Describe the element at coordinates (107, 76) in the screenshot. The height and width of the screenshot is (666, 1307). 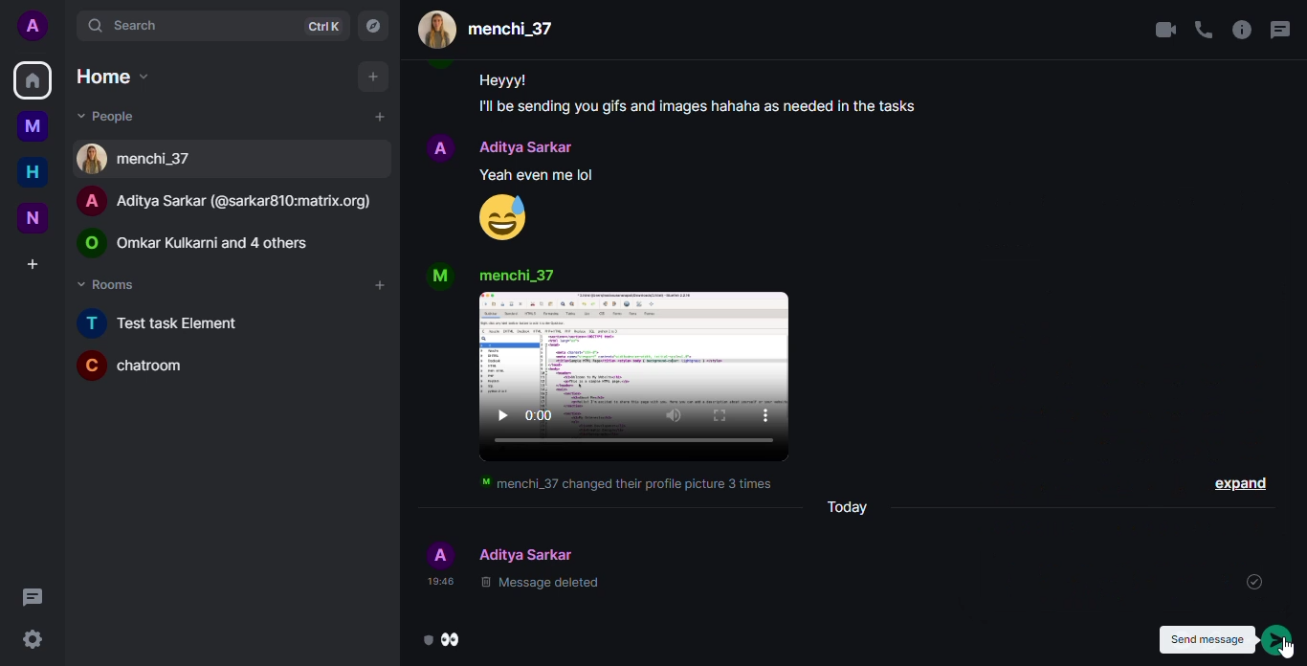
I see `home drop down` at that location.